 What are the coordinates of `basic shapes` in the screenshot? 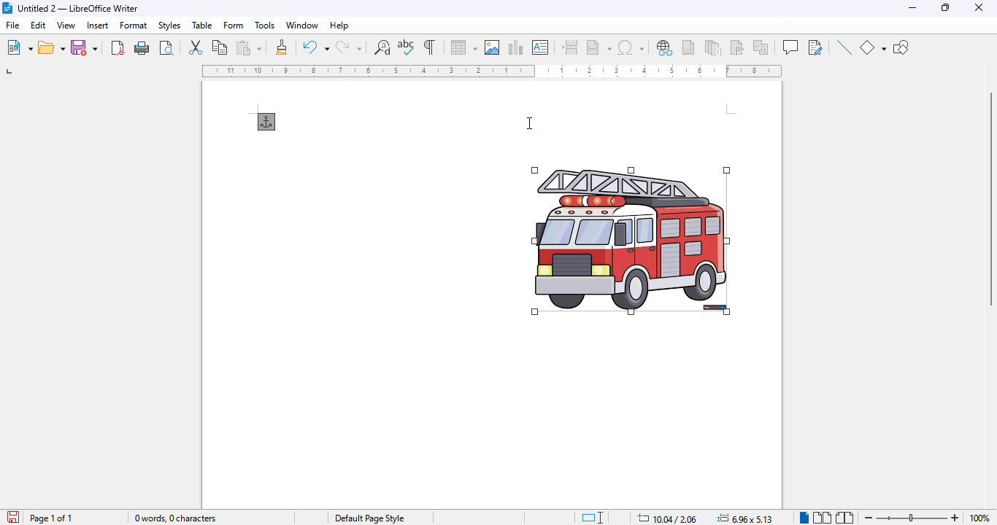 It's located at (872, 47).